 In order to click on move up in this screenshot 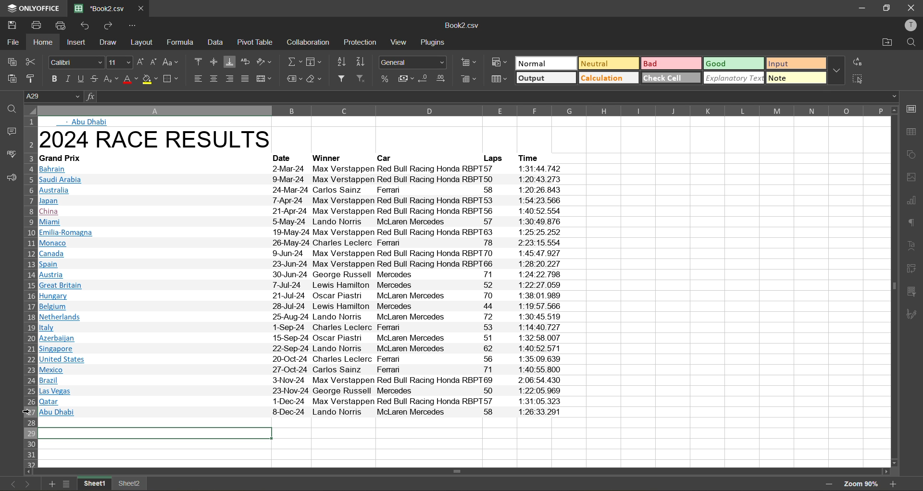, I will do `click(893, 110)`.